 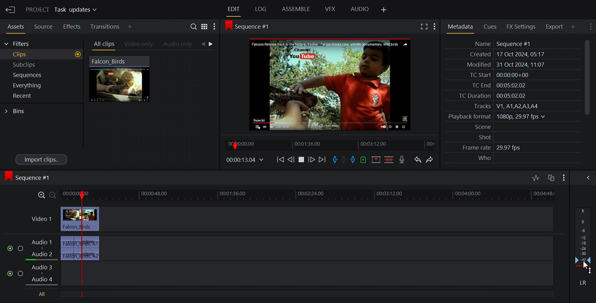 What do you see at coordinates (590, 27) in the screenshot?
I see `Show settings menu` at bounding box center [590, 27].